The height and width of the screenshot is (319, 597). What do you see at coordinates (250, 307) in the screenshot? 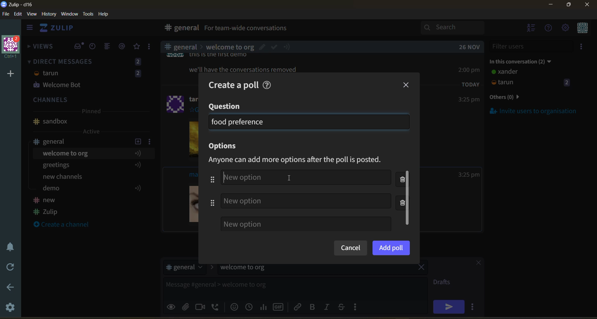
I see `add global time` at bounding box center [250, 307].